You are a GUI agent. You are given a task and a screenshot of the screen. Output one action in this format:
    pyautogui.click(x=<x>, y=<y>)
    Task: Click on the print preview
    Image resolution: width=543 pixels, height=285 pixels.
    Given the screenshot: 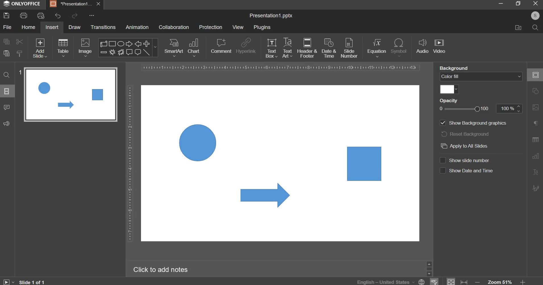 What is the action you would take?
    pyautogui.click(x=41, y=16)
    